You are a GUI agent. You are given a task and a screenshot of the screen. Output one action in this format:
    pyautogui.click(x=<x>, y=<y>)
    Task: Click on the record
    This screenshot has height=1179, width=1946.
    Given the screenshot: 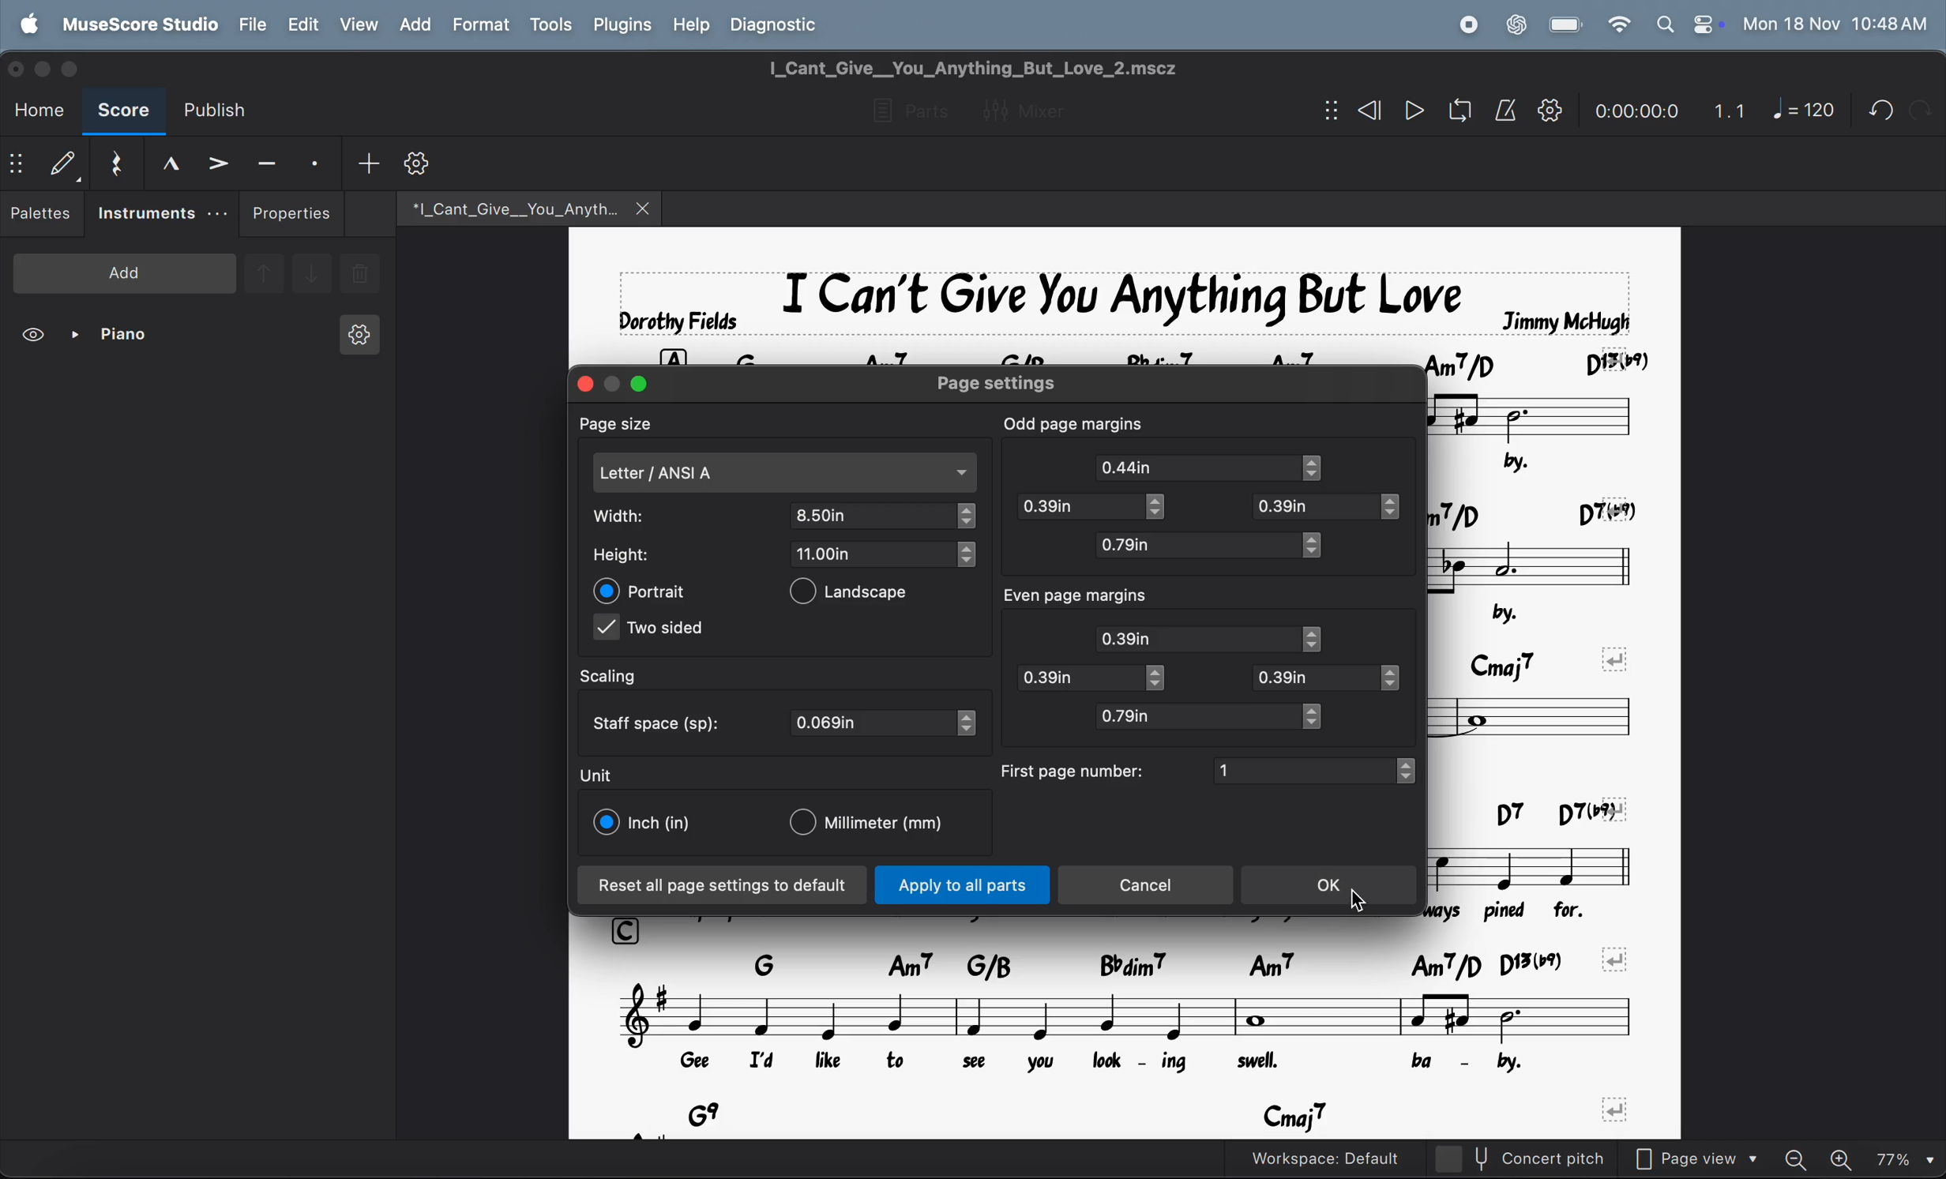 What is the action you would take?
    pyautogui.click(x=1467, y=24)
    